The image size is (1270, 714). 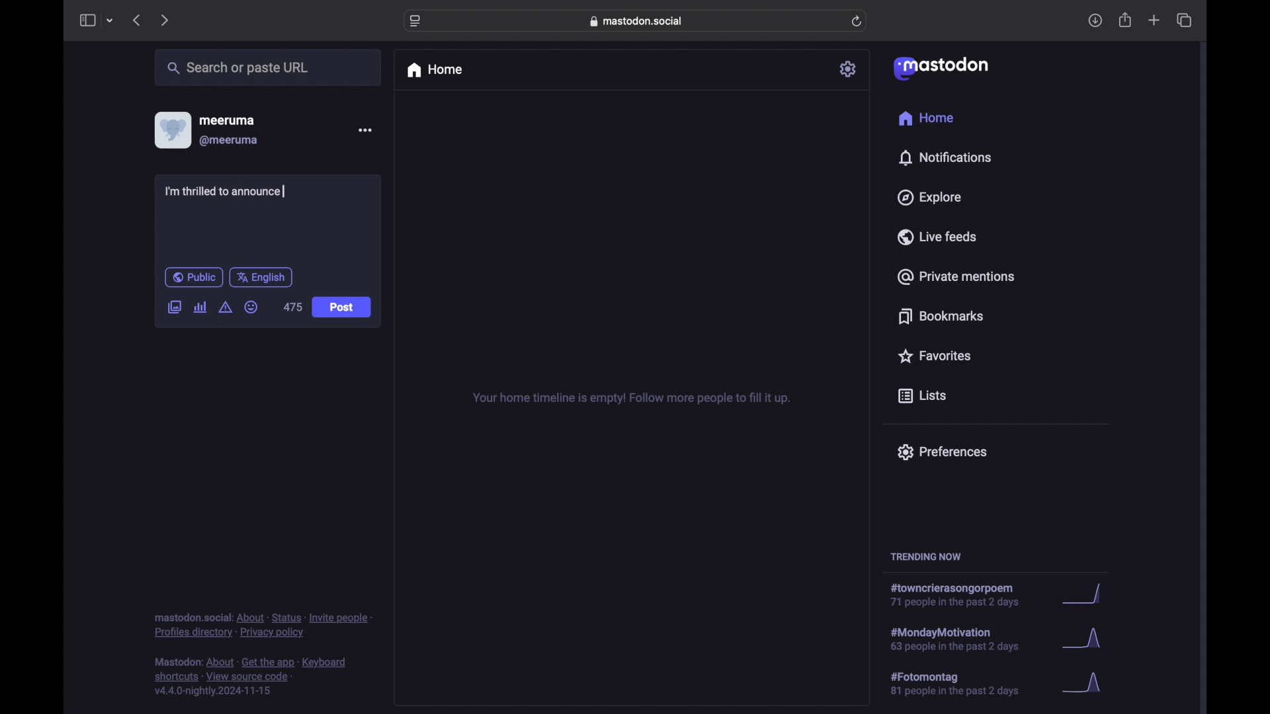 I want to click on preferences, so click(x=942, y=452).